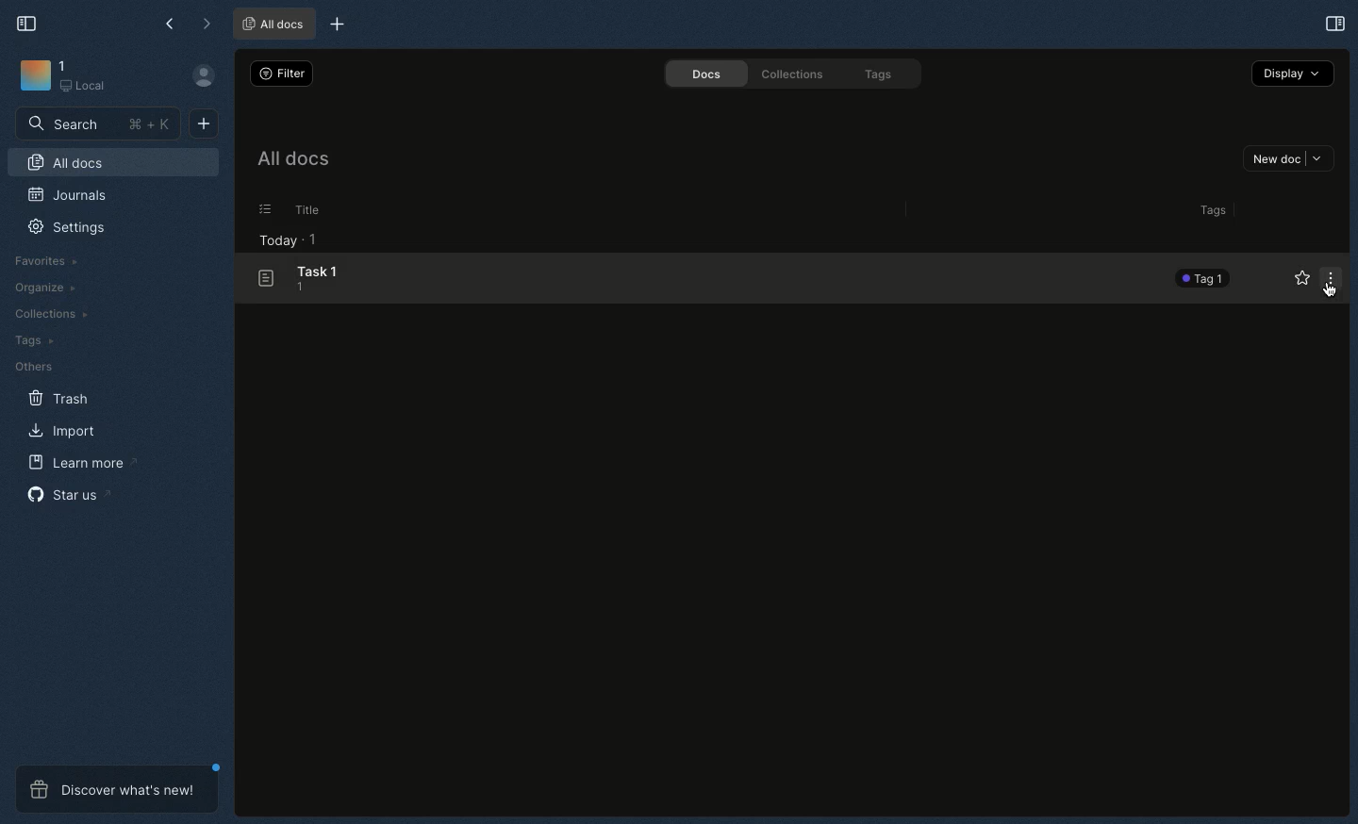 The width and height of the screenshot is (1358, 824). I want to click on Tags, so click(876, 74).